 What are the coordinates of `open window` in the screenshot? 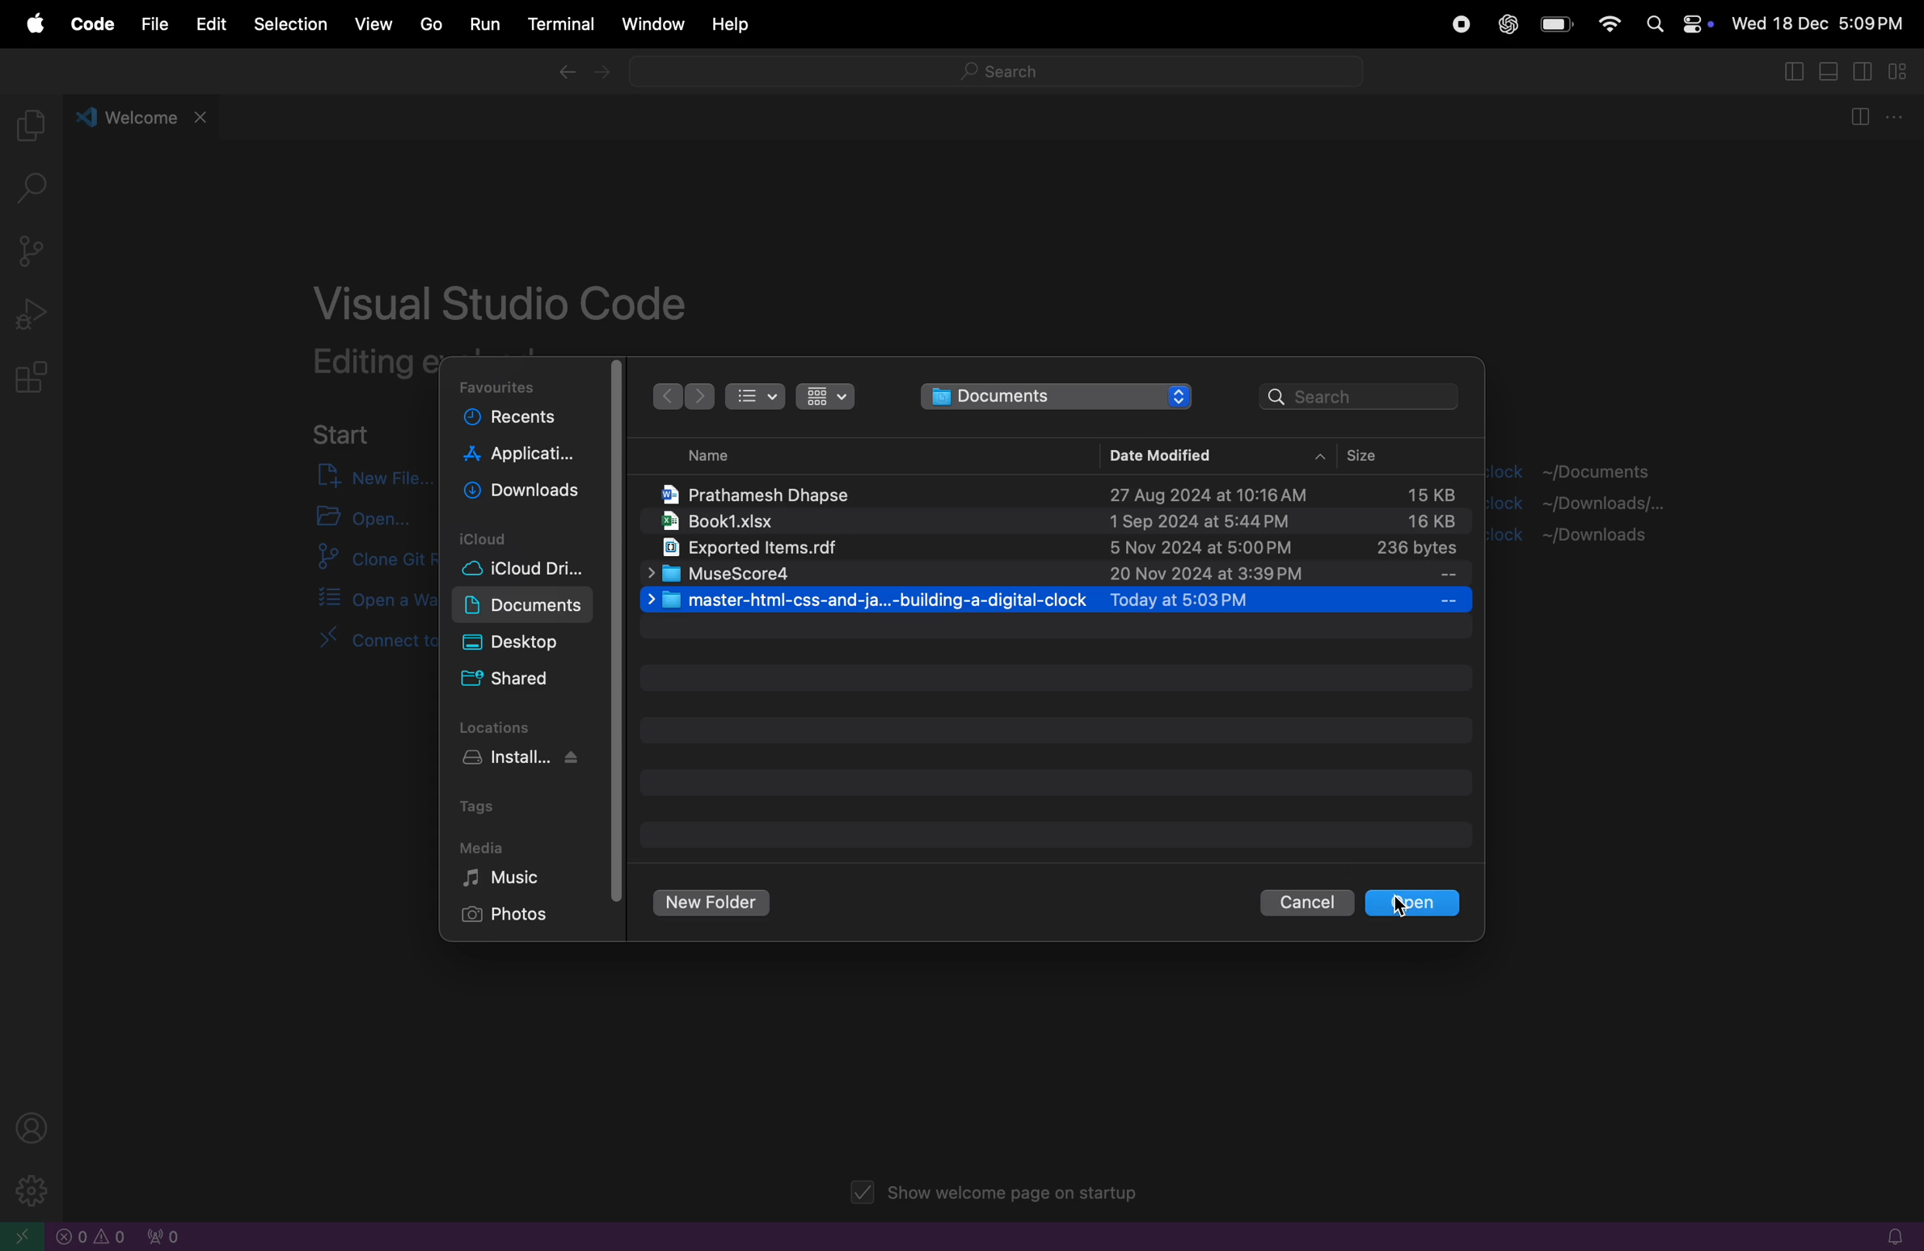 It's located at (24, 1236).